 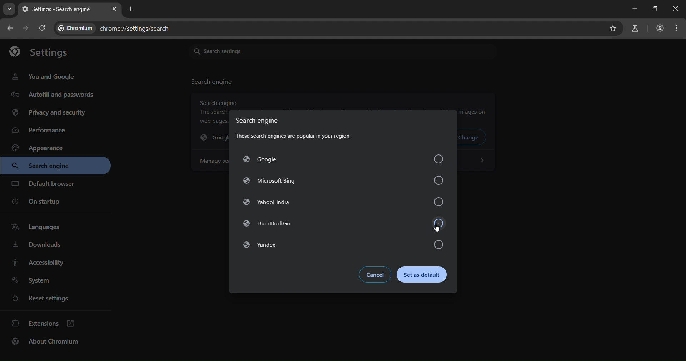 I want to click on search engine, so click(x=45, y=166).